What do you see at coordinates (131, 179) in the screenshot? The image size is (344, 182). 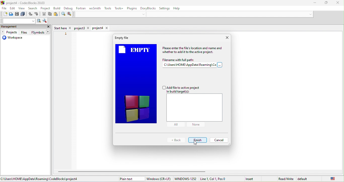 I see `plain text` at bounding box center [131, 179].